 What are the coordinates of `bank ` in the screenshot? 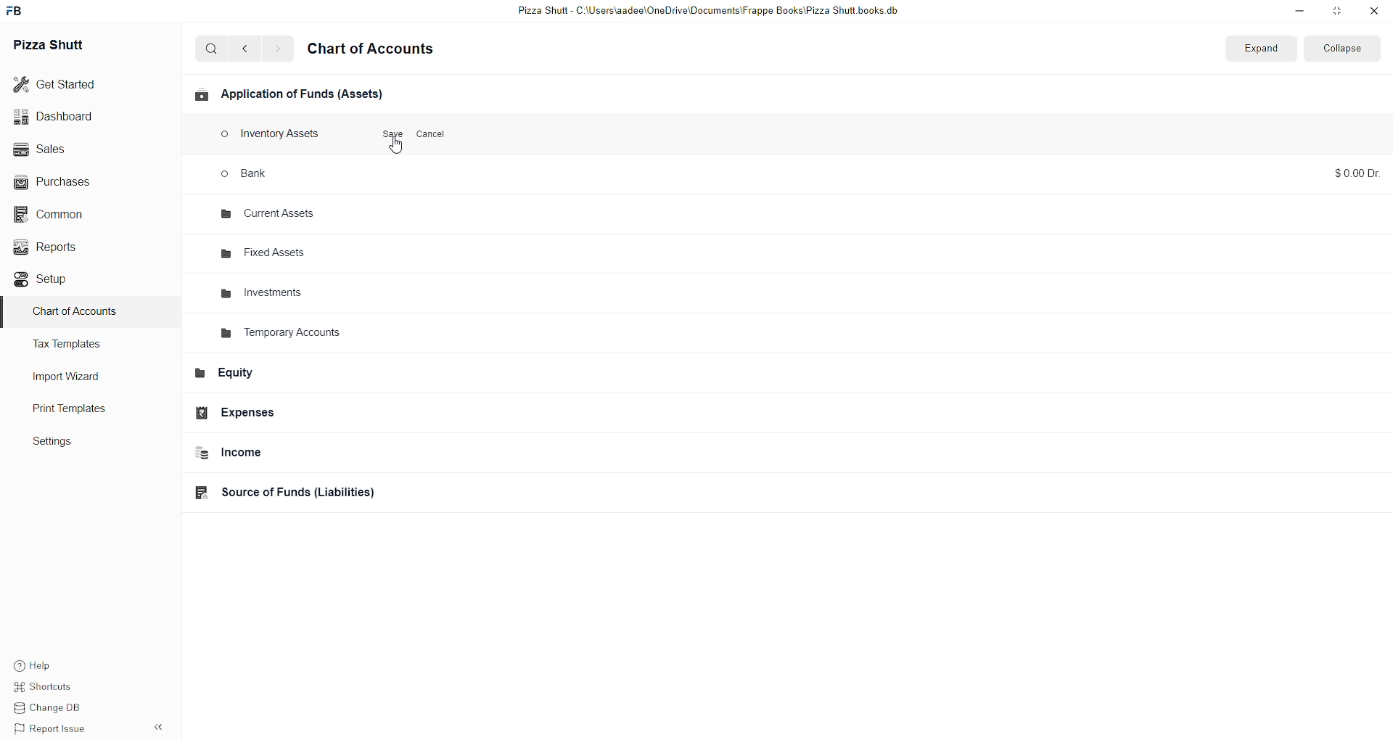 It's located at (276, 171).